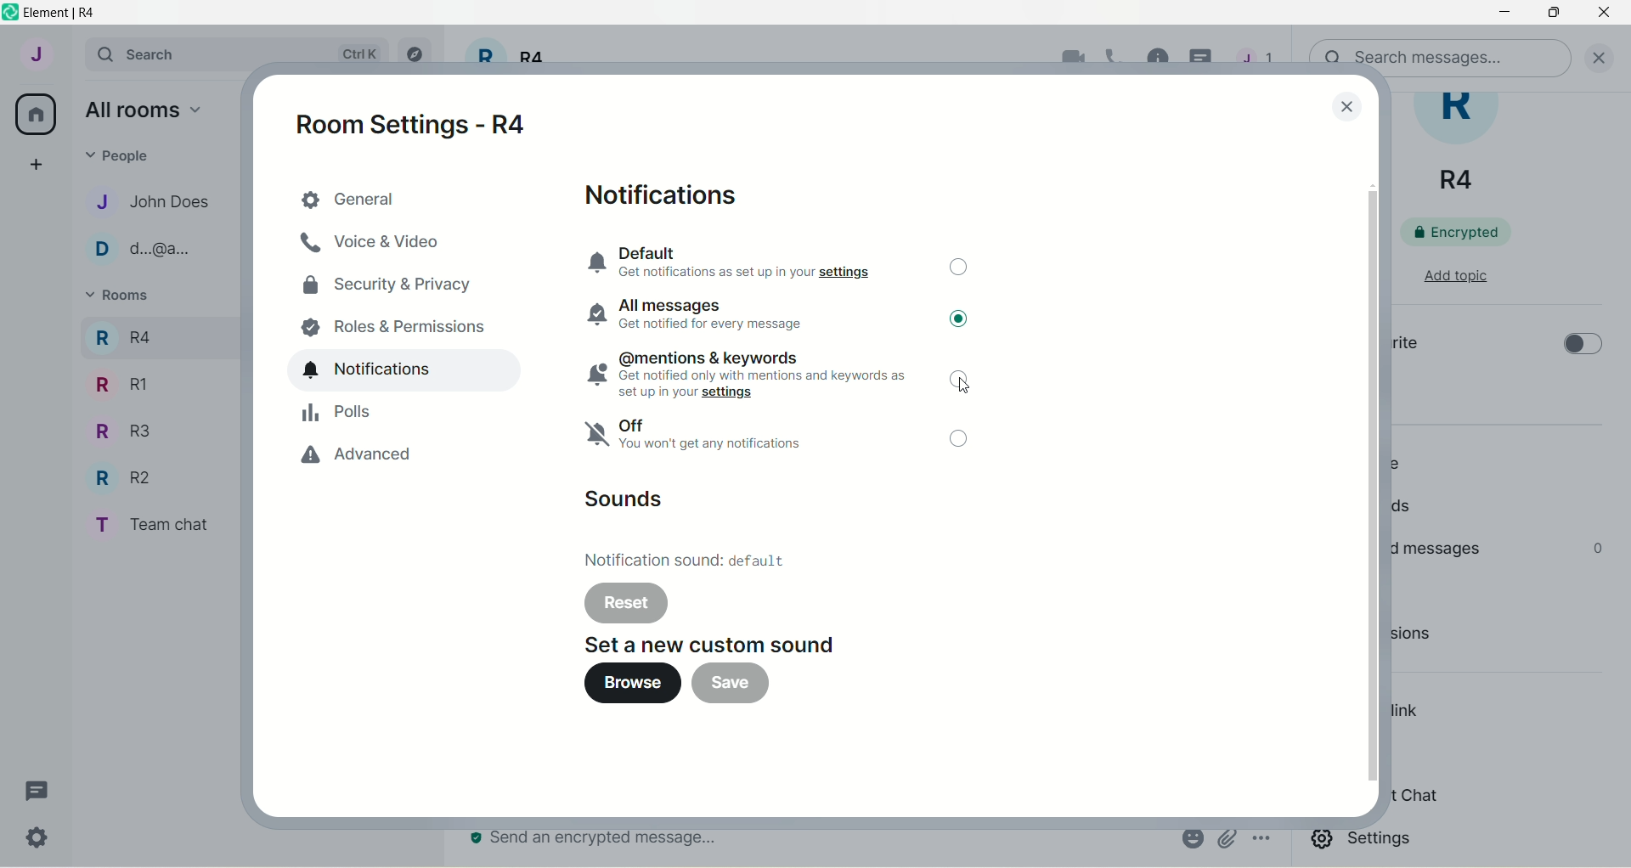 The image size is (1631, 868). What do you see at coordinates (397, 245) in the screenshot?
I see `Voice & Video` at bounding box center [397, 245].